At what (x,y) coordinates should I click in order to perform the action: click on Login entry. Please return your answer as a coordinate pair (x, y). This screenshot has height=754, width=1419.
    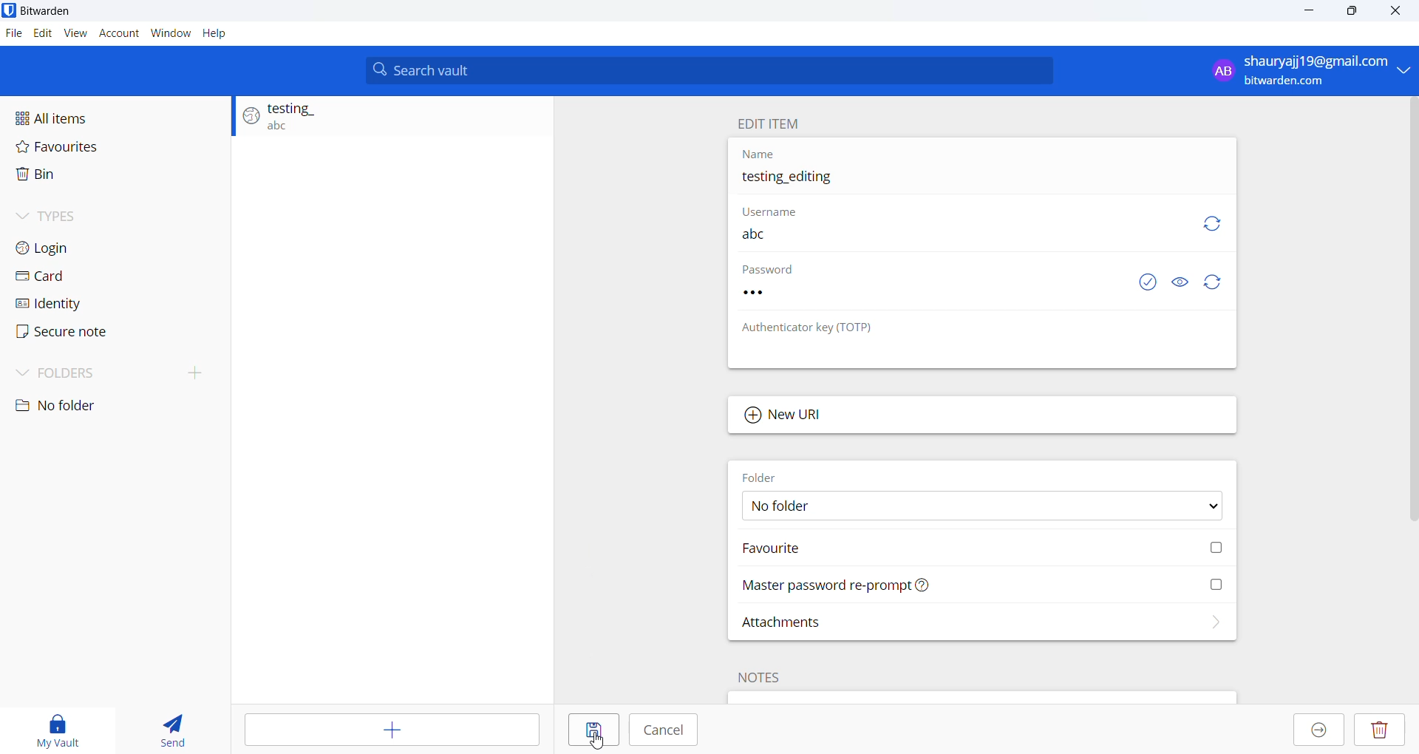
    Looking at the image, I should click on (385, 120).